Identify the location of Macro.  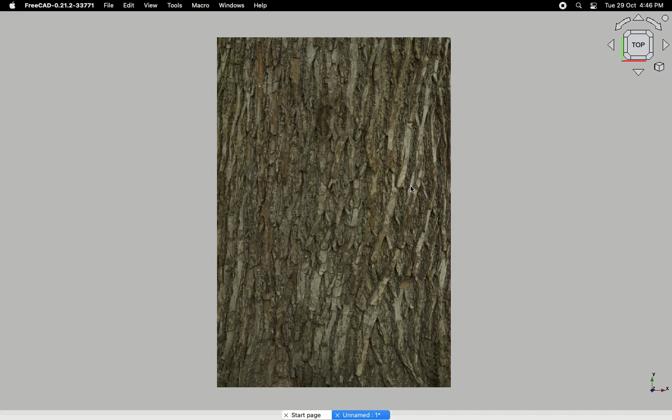
(203, 7).